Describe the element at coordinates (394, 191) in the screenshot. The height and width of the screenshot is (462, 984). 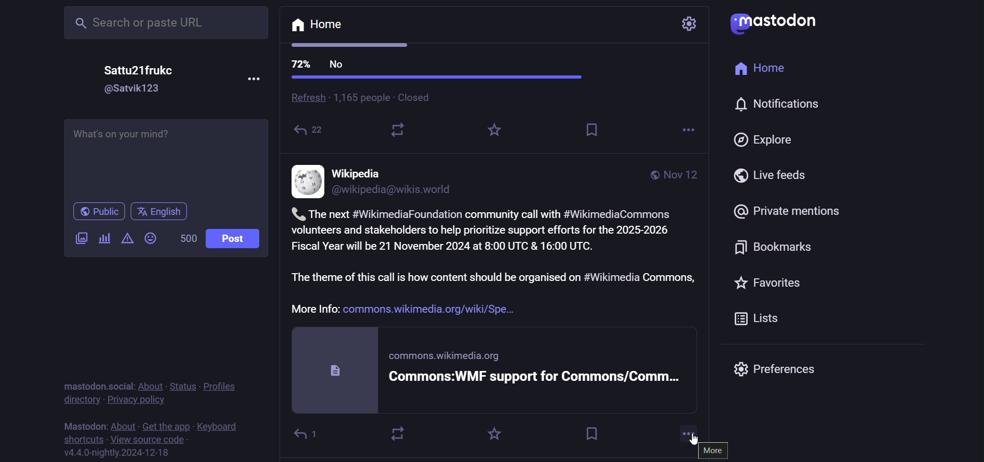
I see `id` at that location.